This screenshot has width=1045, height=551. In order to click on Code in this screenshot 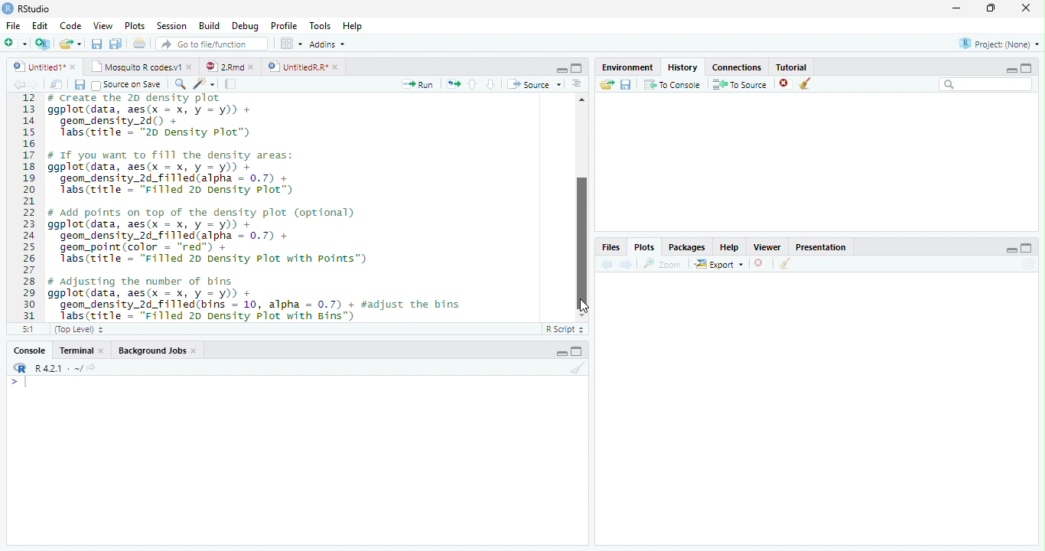, I will do `click(72, 27)`.